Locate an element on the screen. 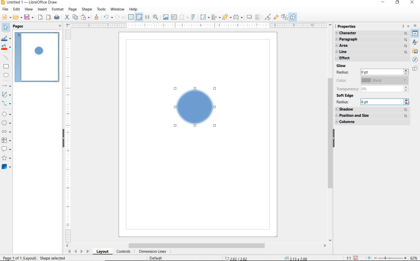 The image size is (420, 261). navigate is located at coordinates (406, 40).